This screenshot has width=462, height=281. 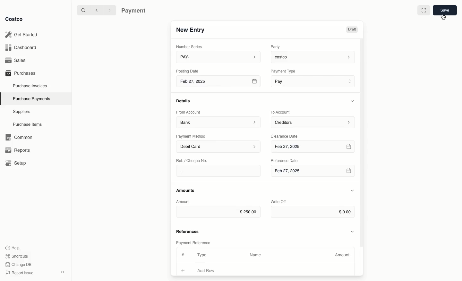 What do you see at coordinates (188, 112) in the screenshot?
I see `From Account` at bounding box center [188, 112].